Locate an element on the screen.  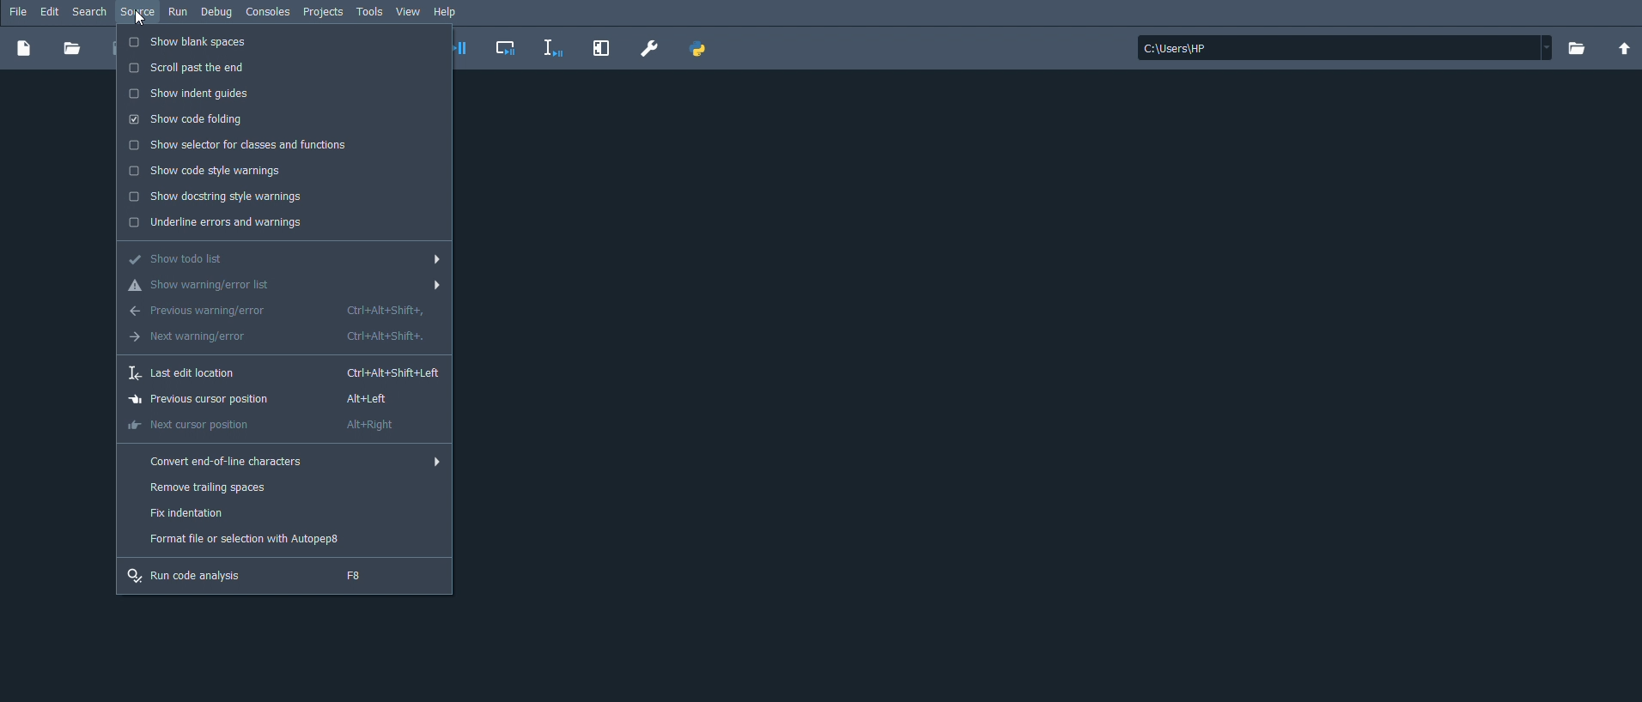
Show todo list is located at coordinates (282, 263).